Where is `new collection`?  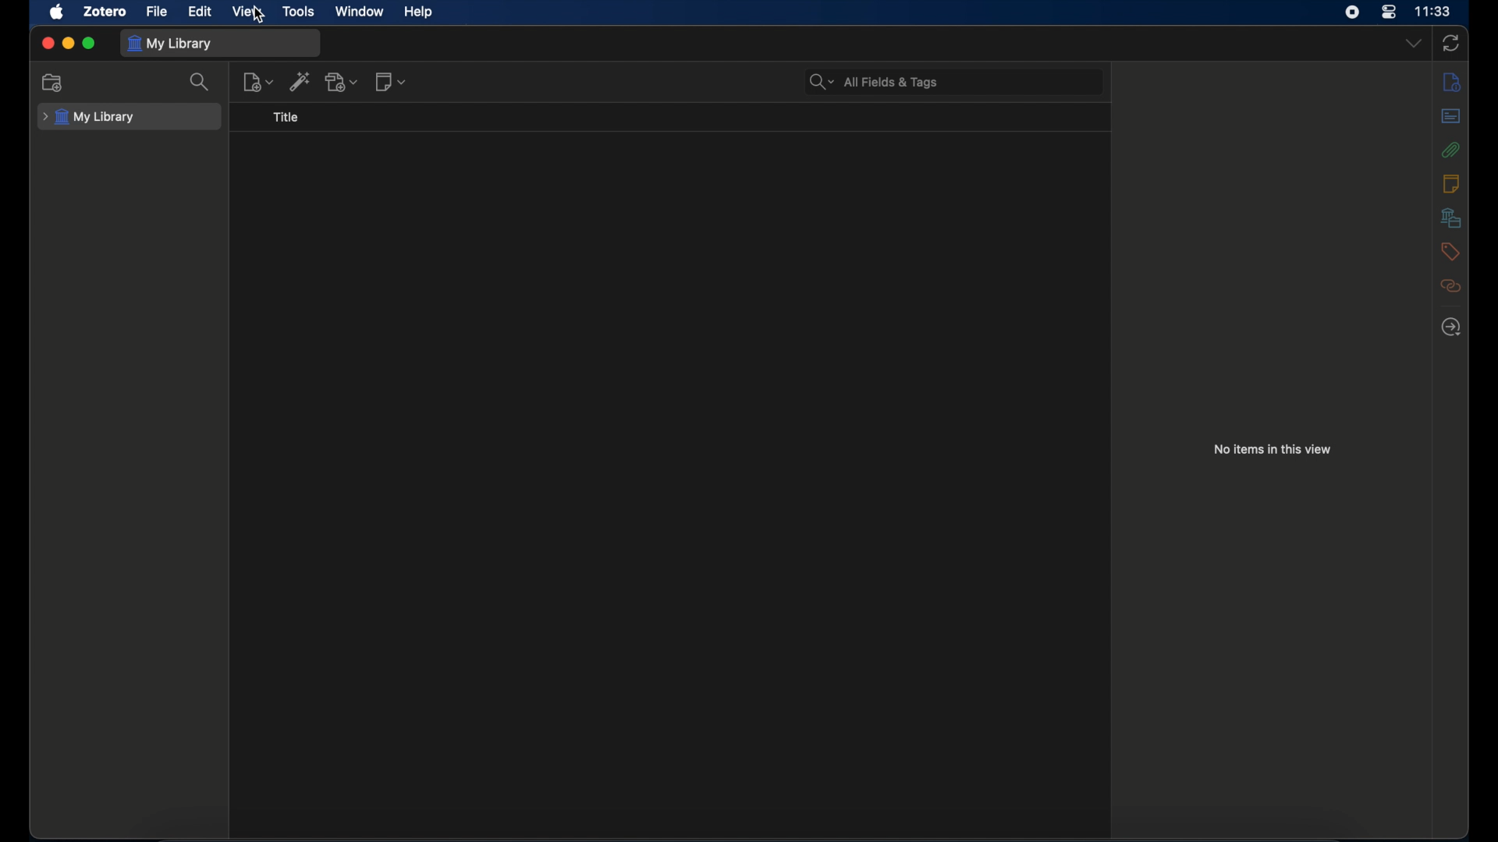 new collection is located at coordinates (53, 83).